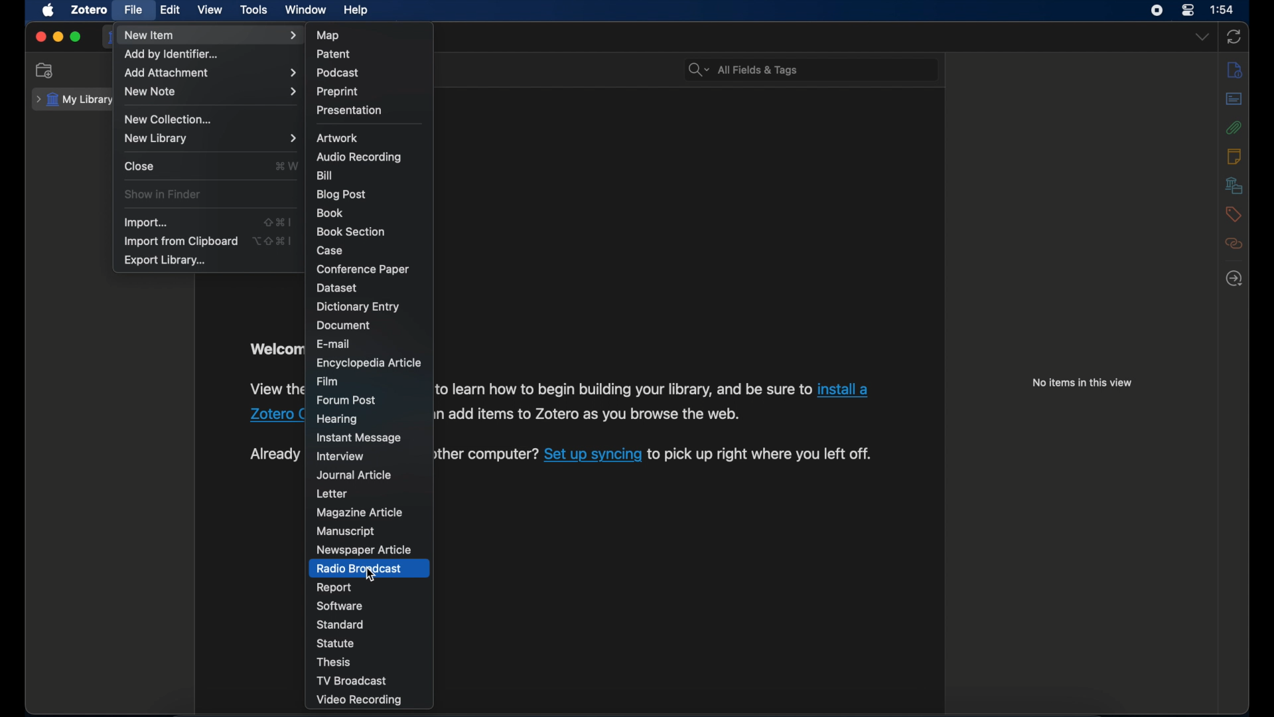 The width and height of the screenshot is (1274, 717). I want to click on new item, so click(210, 35).